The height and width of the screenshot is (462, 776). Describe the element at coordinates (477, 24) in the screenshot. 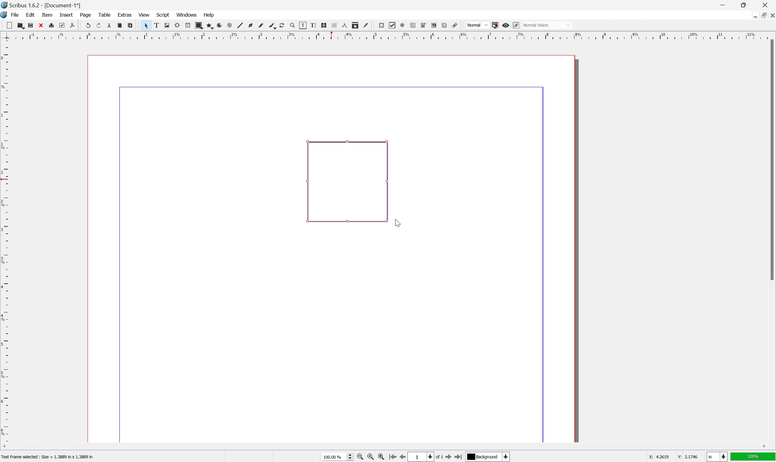

I see `normal` at that location.